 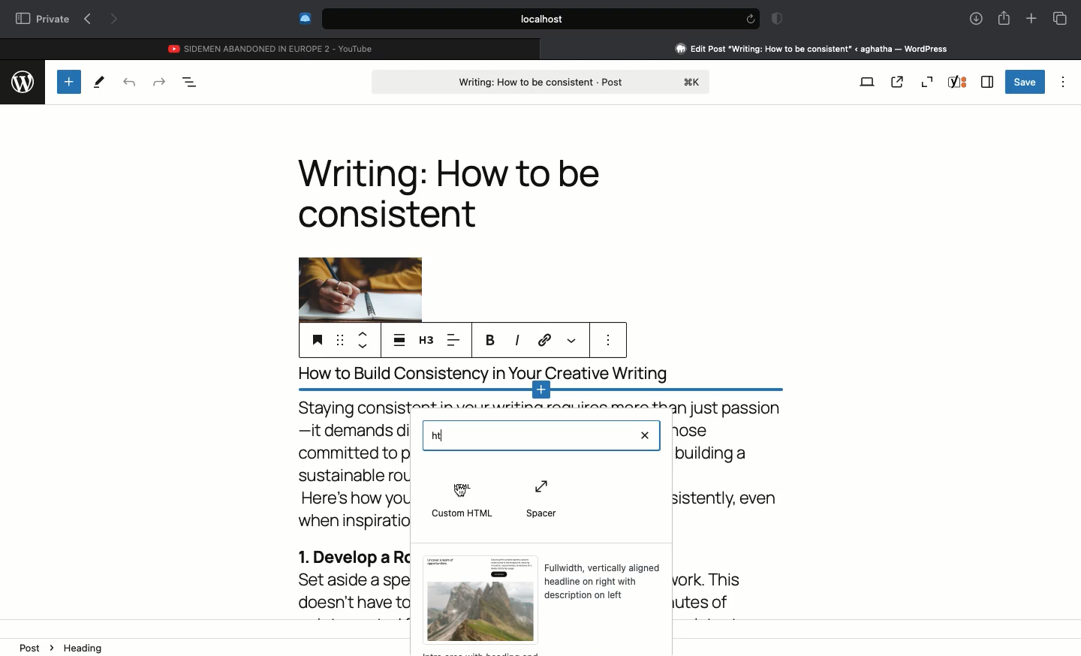 I want to click on Next page, so click(x=116, y=20).